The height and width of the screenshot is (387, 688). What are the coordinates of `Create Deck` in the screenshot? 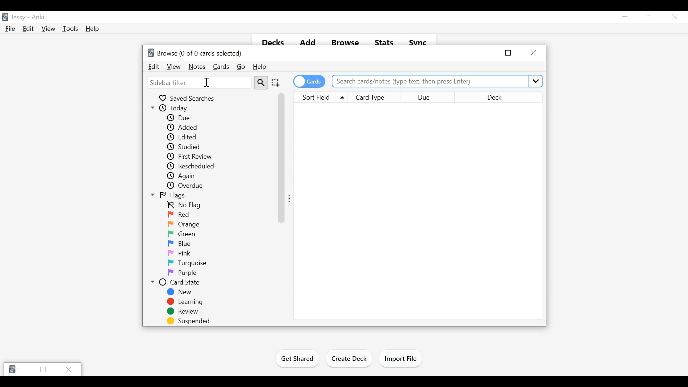 It's located at (350, 358).